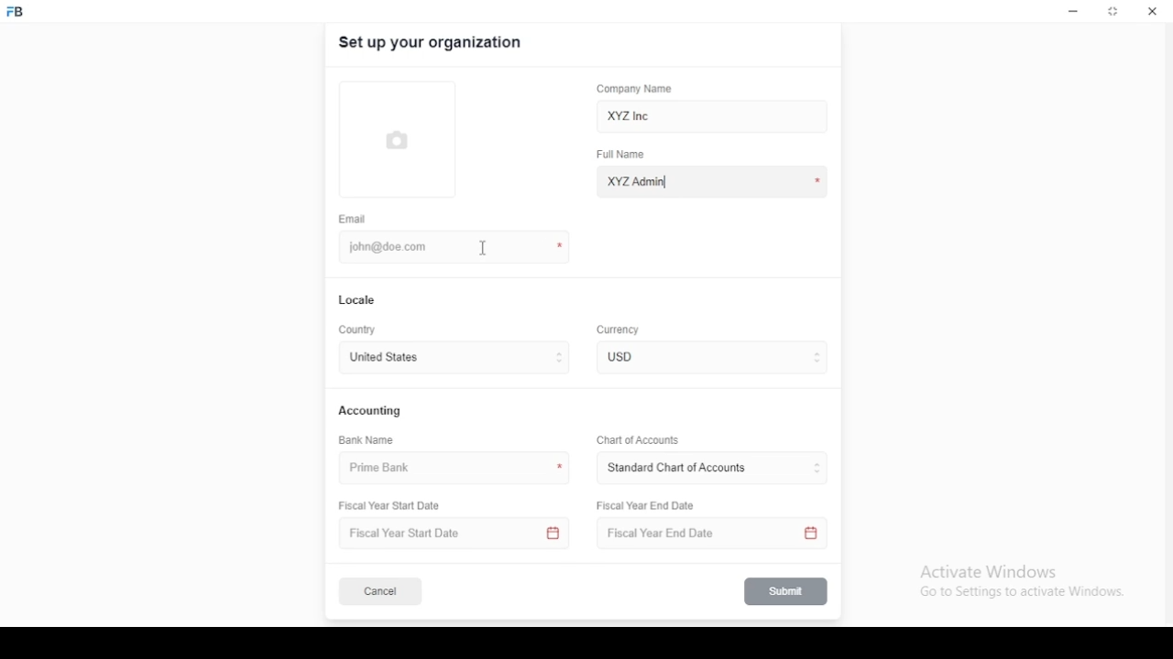 This screenshot has height=659, width=1173. Describe the element at coordinates (388, 469) in the screenshot. I see `prime bank` at that location.